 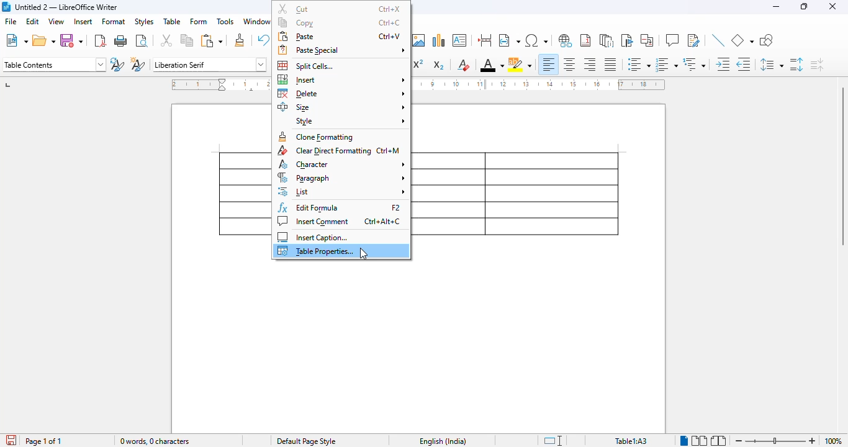 I want to click on character, so click(x=342, y=165).